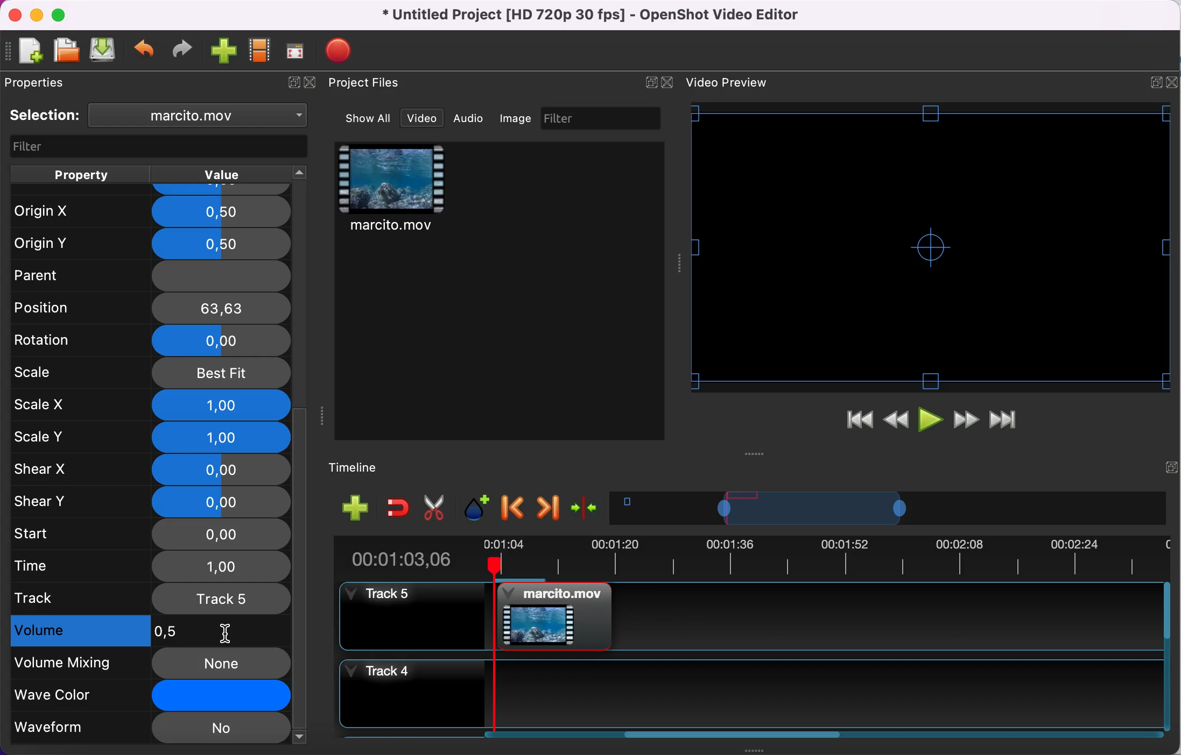 This screenshot has height=755, width=1181. What do you see at coordinates (1003, 421) in the screenshot?
I see `jump to end` at bounding box center [1003, 421].